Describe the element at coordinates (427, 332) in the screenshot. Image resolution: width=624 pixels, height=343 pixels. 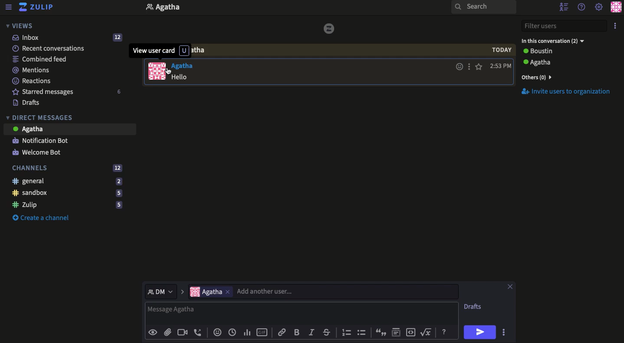
I see `Square root` at that location.